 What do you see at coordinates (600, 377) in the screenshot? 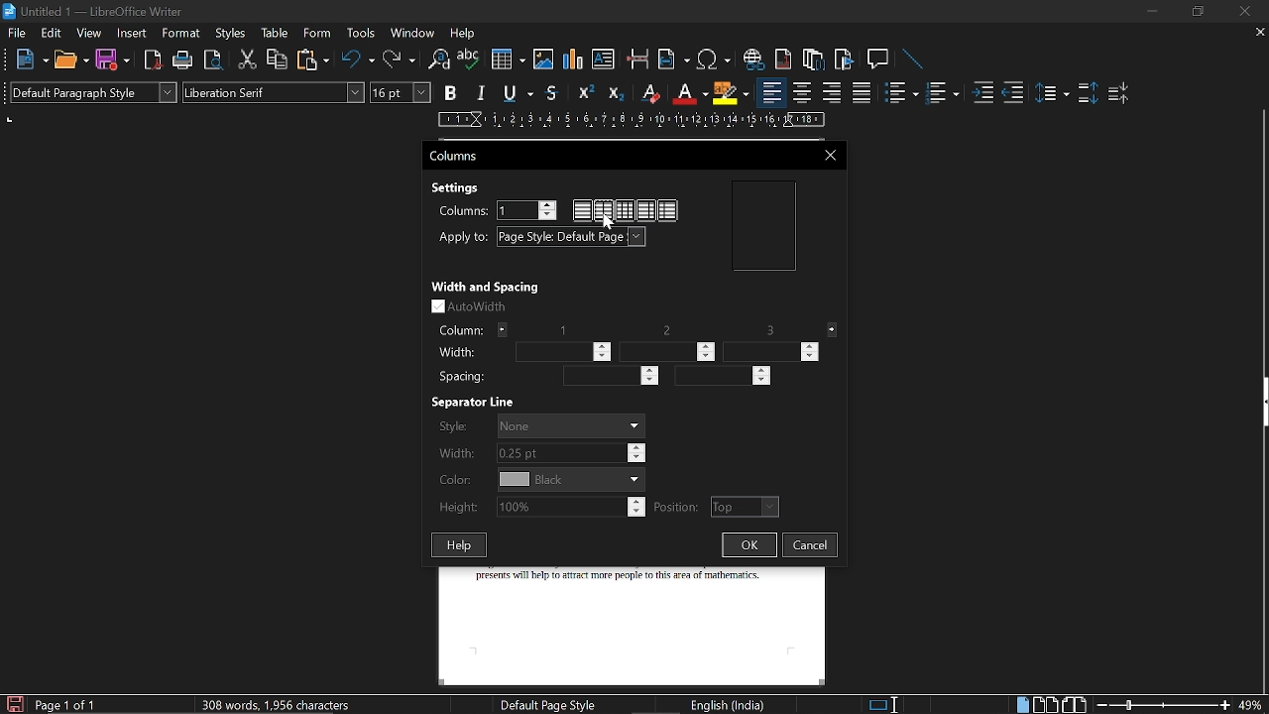
I see `Spacing 1` at bounding box center [600, 377].